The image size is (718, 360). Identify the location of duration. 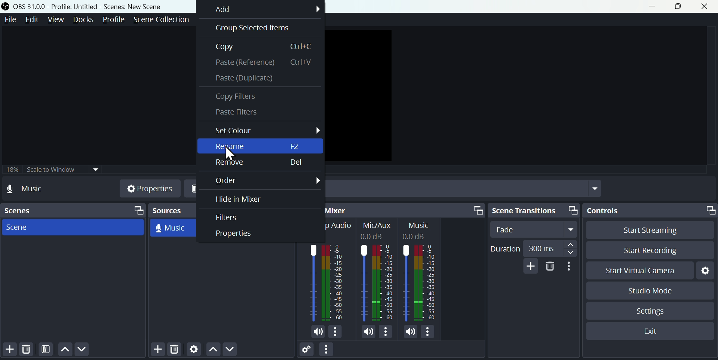
(533, 249).